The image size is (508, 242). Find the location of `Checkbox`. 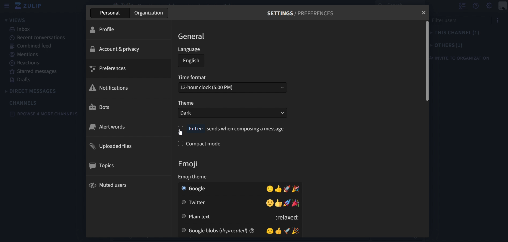

Checkbox is located at coordinates (183, 188).